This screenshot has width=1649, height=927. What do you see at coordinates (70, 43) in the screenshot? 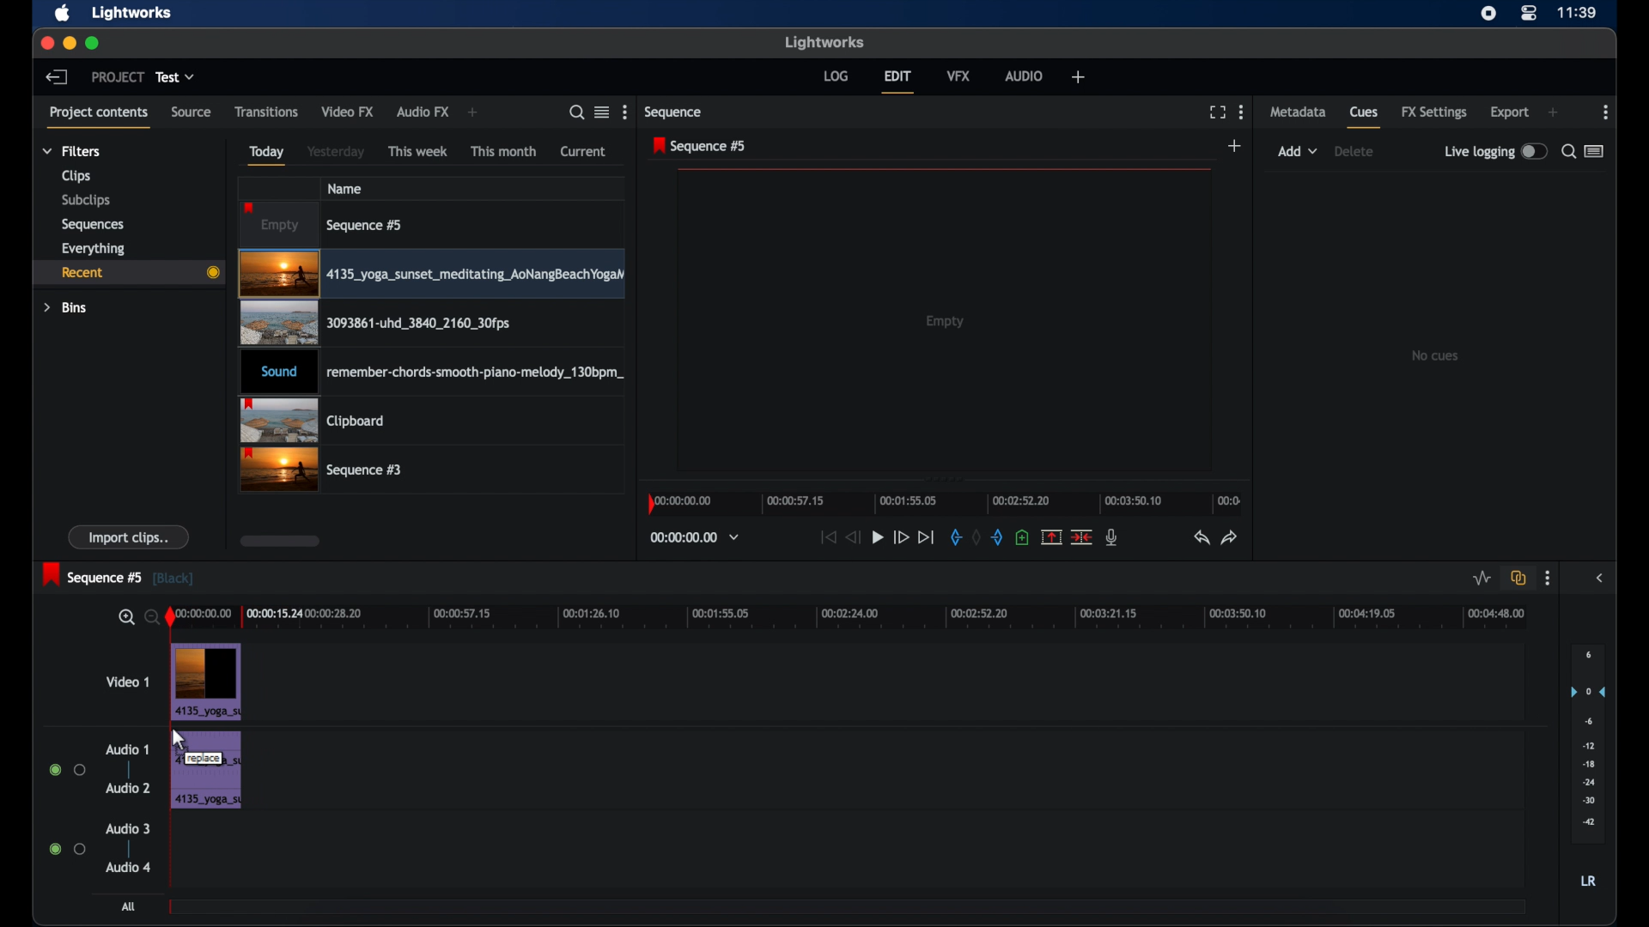
I see `minimize` at bounding box center [70, 43].